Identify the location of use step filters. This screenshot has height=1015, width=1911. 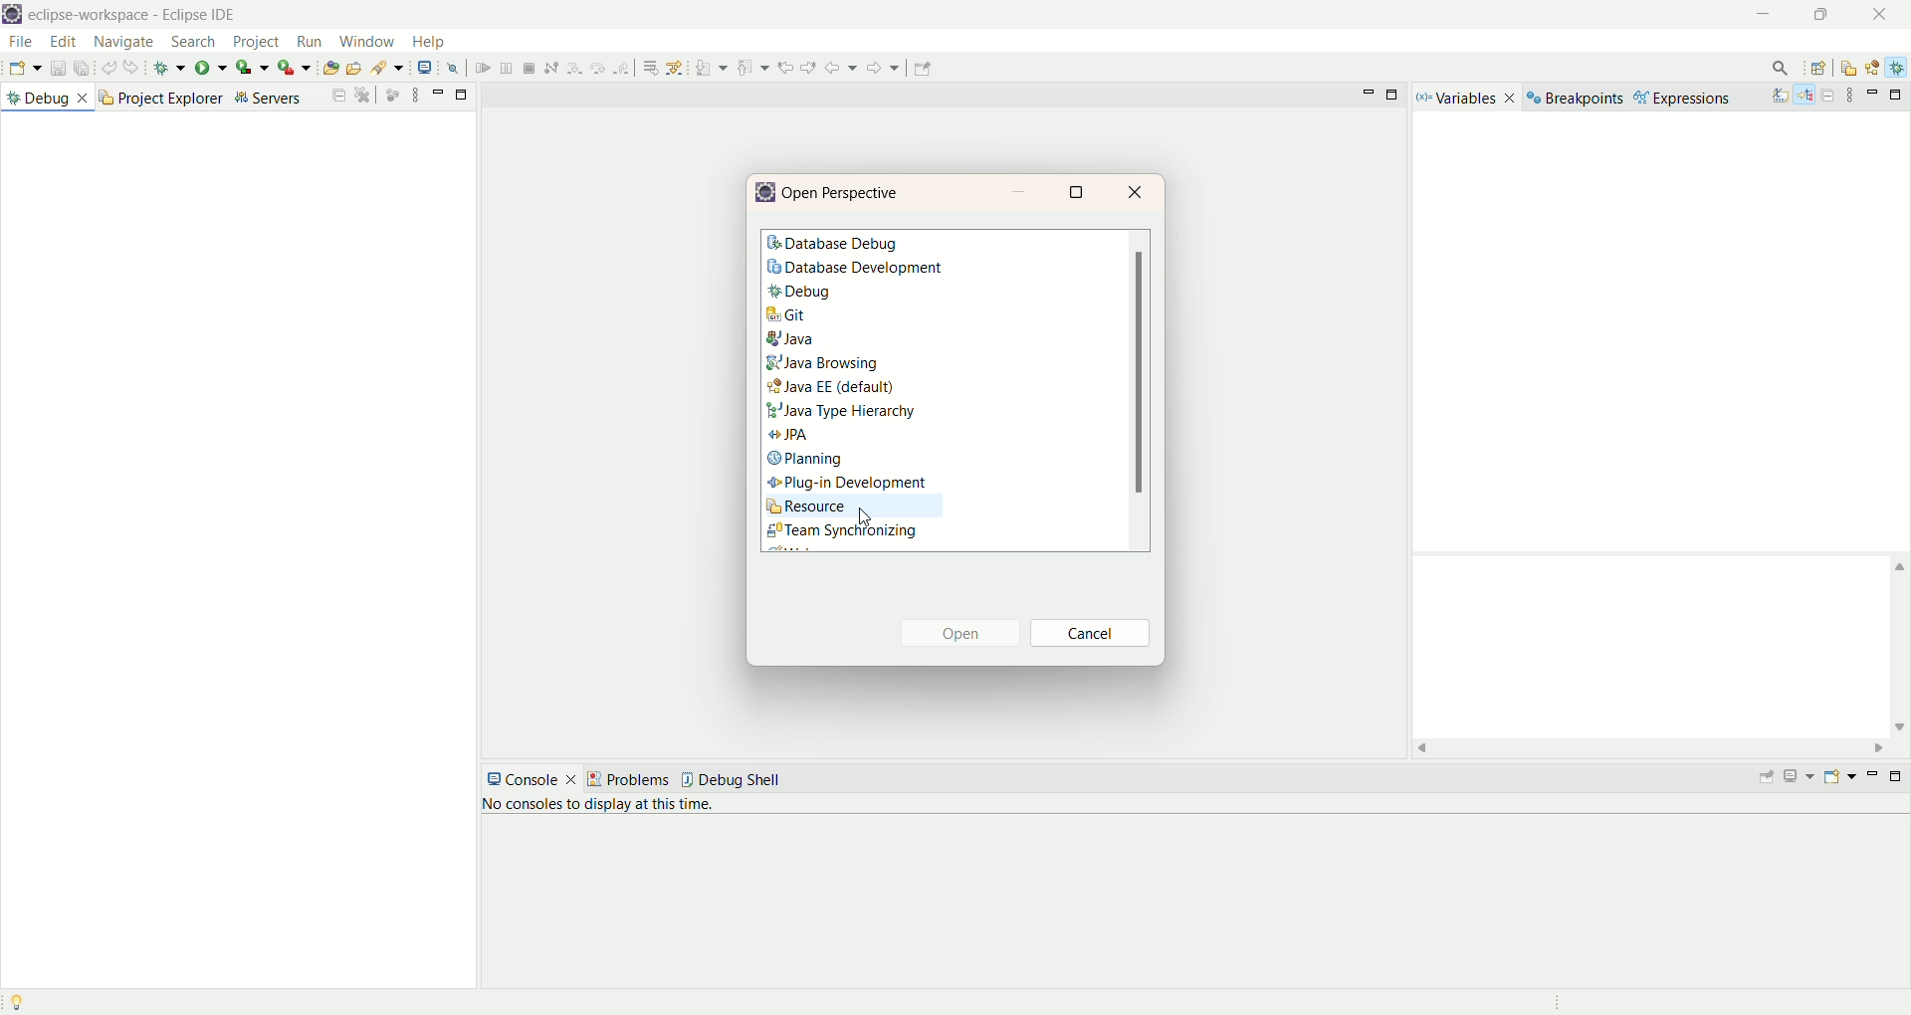
(819, 68).